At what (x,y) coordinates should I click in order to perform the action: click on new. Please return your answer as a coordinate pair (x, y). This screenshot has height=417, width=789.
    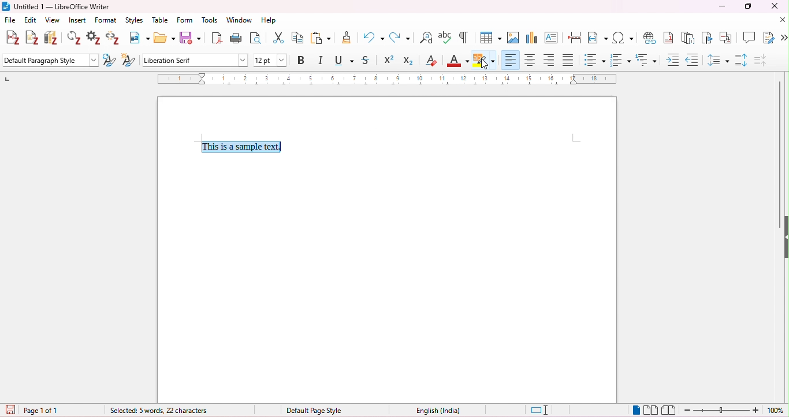
    Looking at the image, I should click on (140, 38).